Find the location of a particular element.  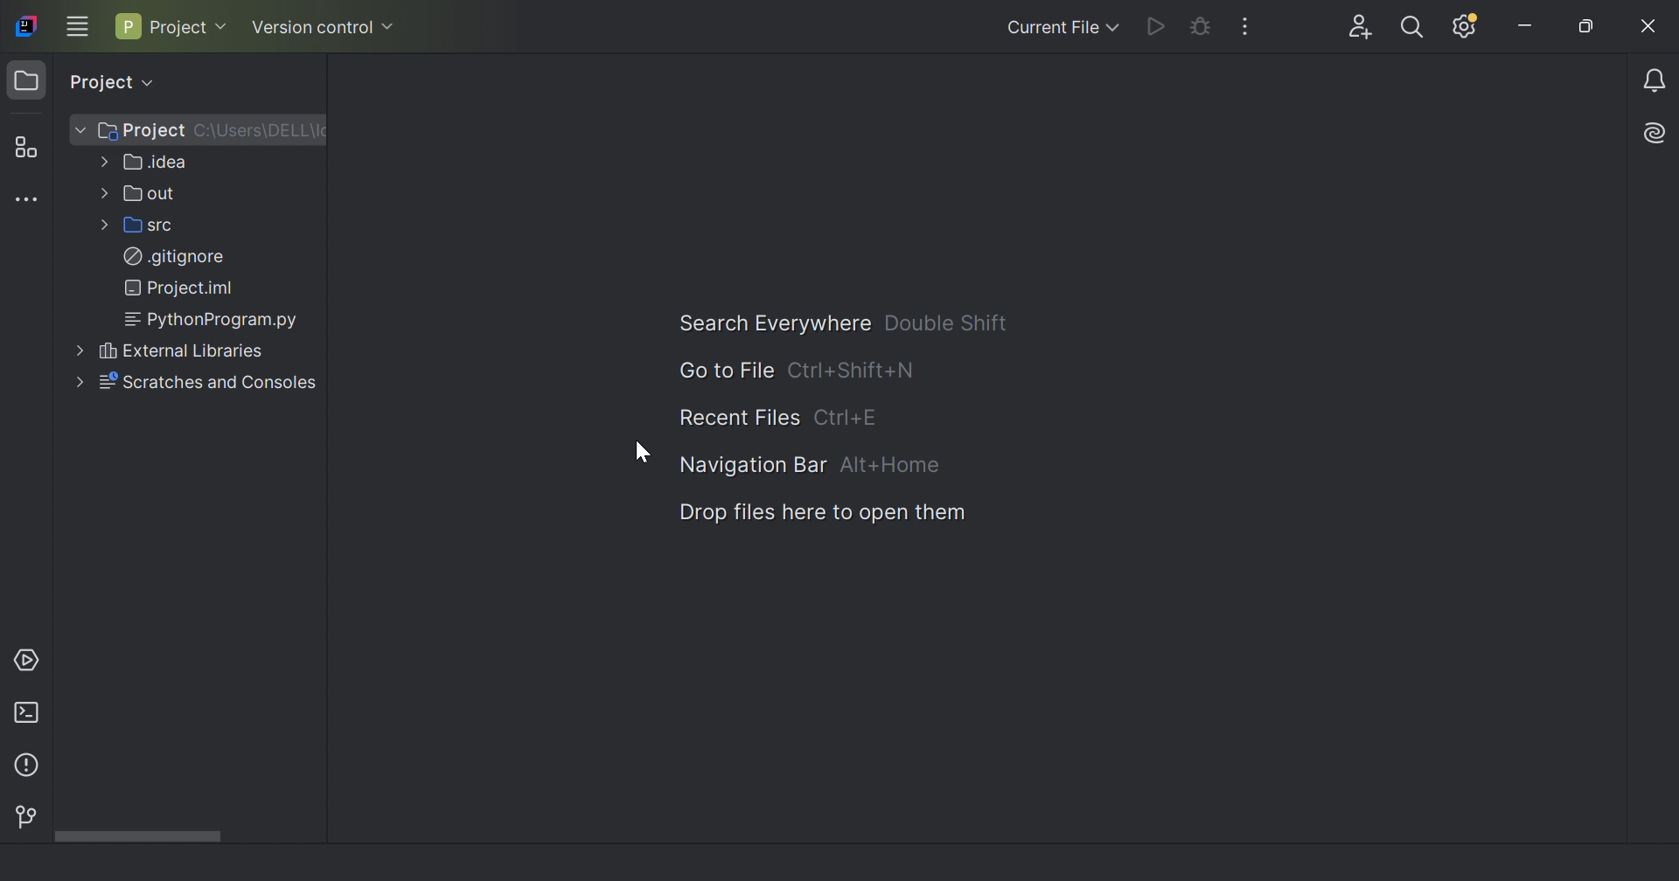

Main menu is located at coordinates (78, 25).